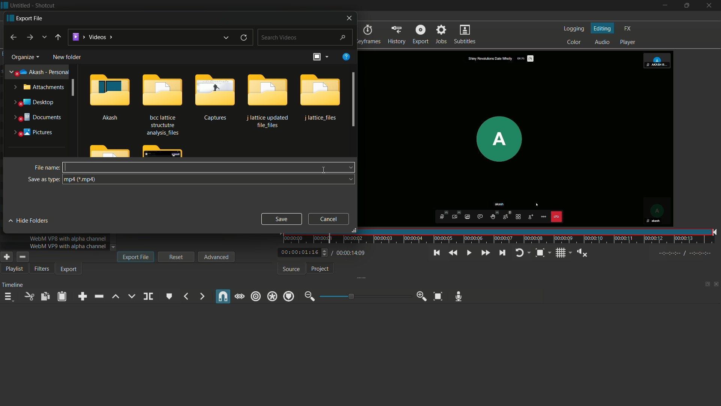 The width and height of the screenshot is (721, 406). What do you see at coordinates (329, 219) in the screenshot?
I see `cancel` at bounding box center [329, 219].